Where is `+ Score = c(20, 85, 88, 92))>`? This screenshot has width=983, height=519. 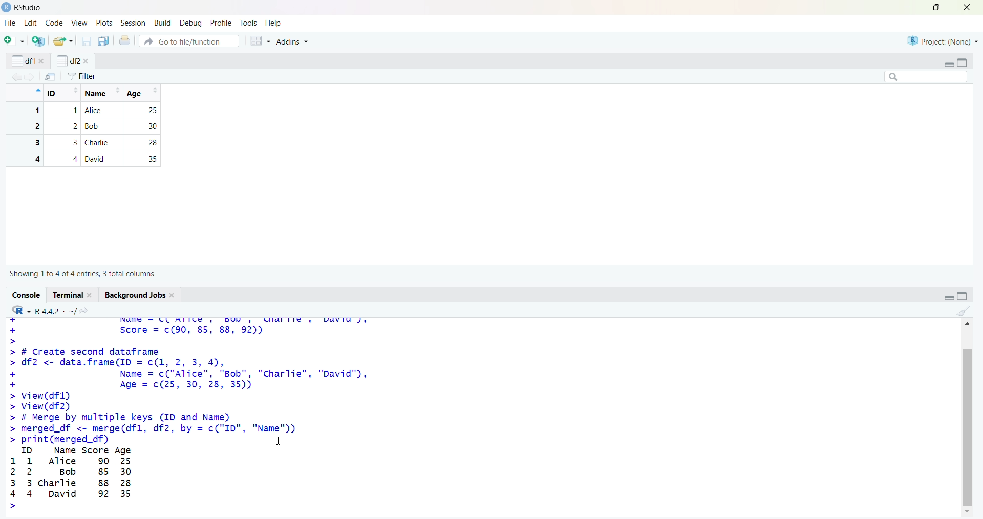 + Score = c(20, 85, 88, 92))> is located at coordinates (140, 334).